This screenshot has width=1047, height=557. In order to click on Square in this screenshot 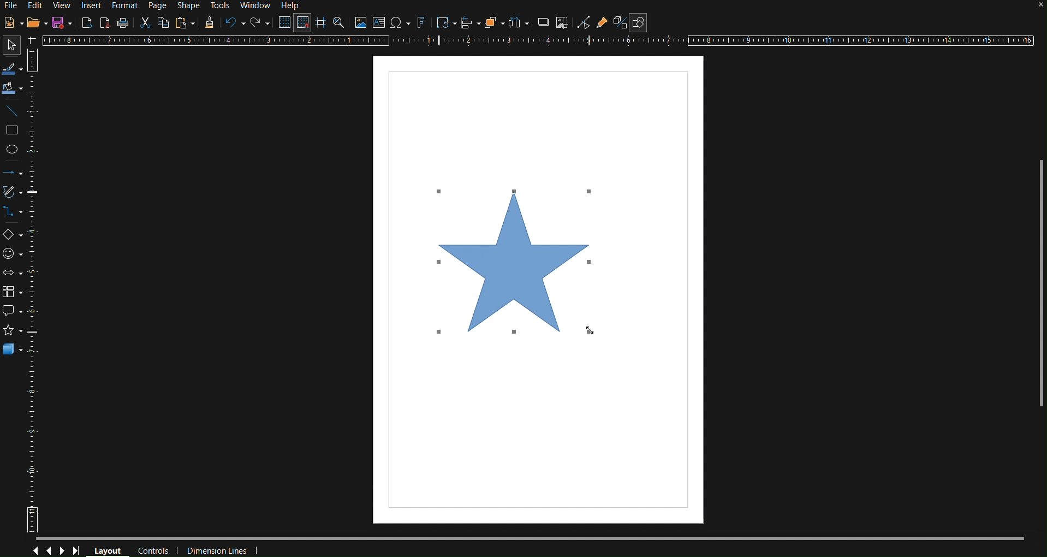, I will do `click(14, 129)`.